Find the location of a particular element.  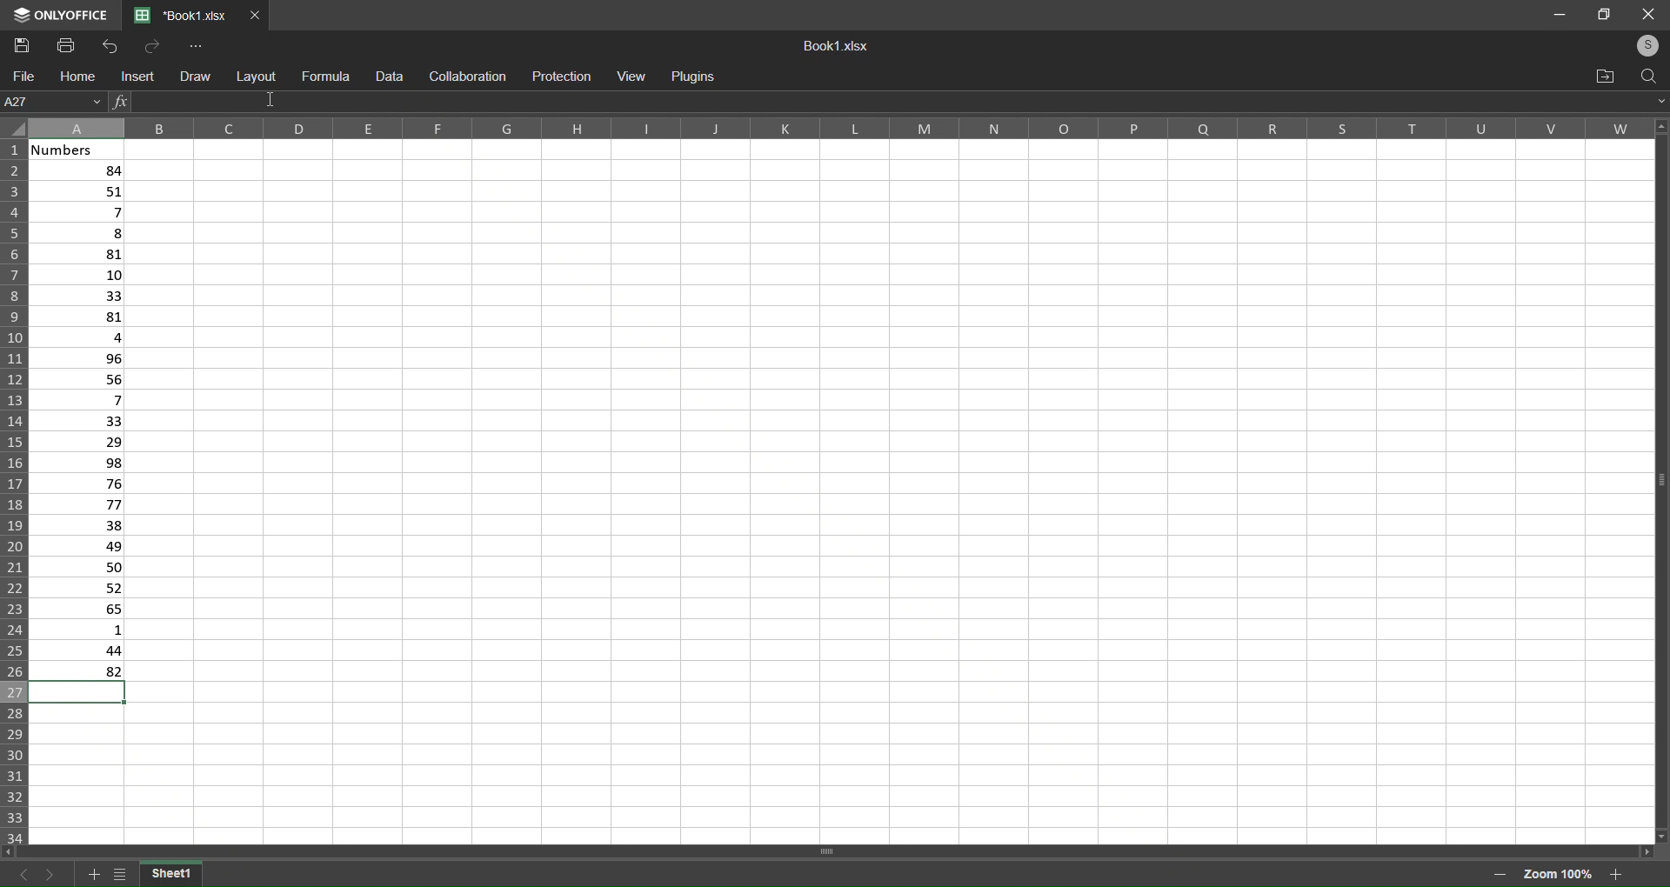

move up is located at coordinates (1659, 125).